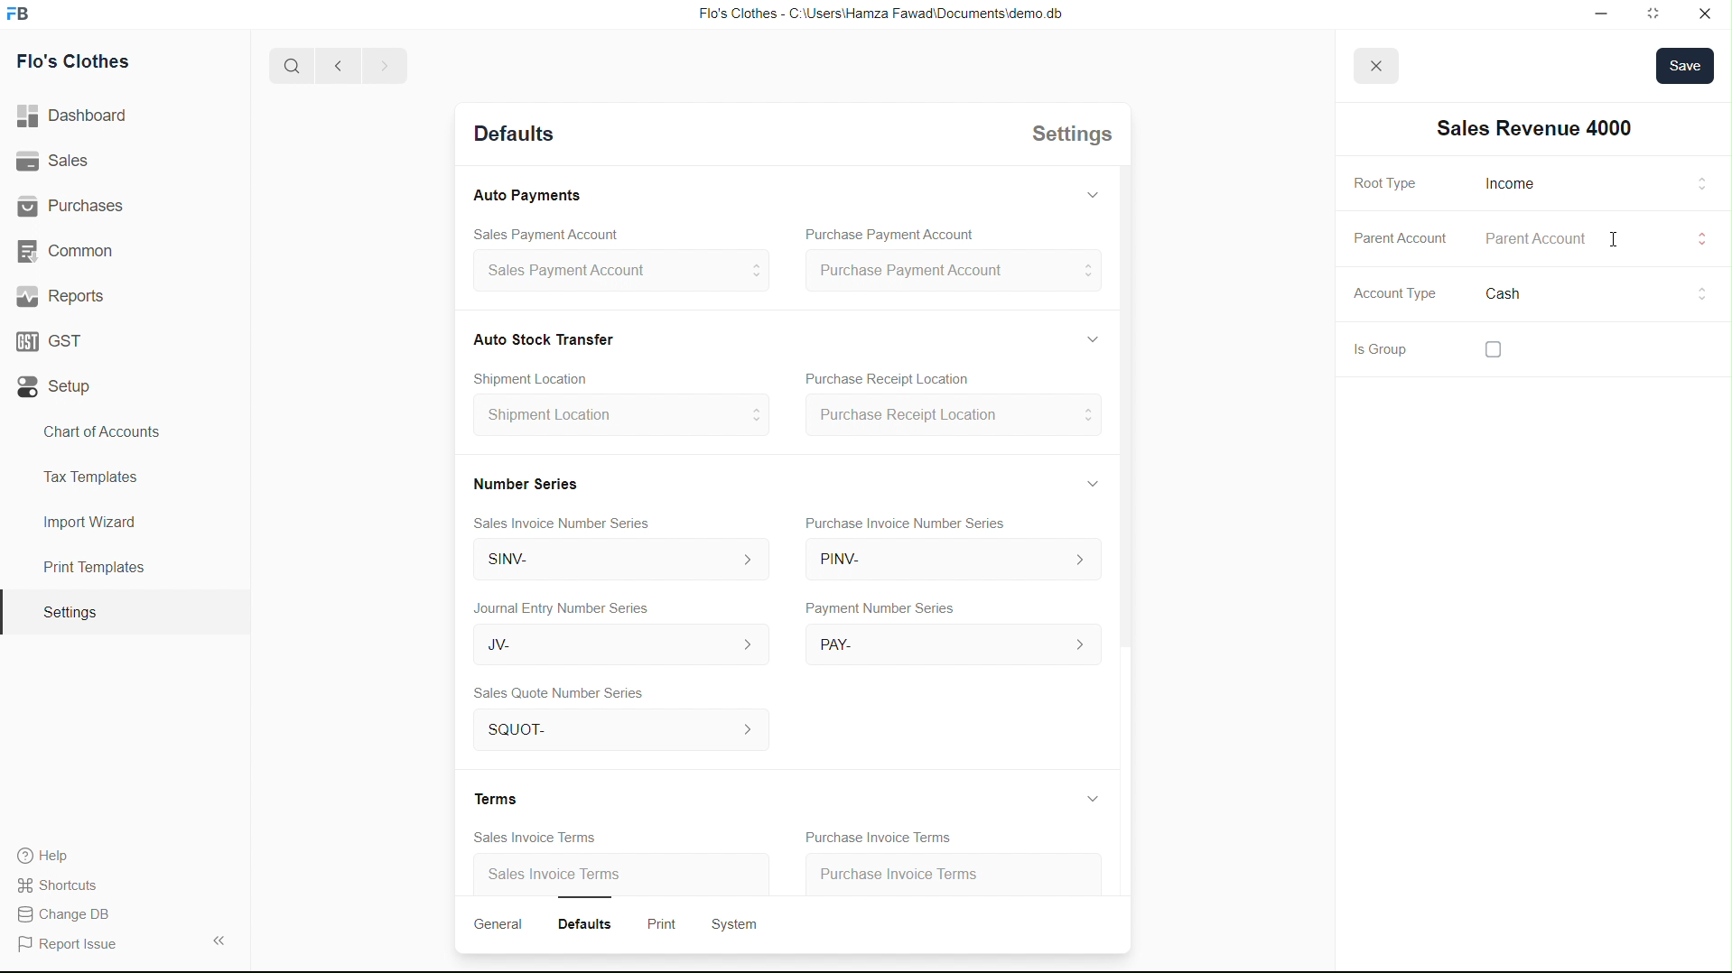 The image size is (1732, 973). What do you see at coordinates (523, 481) in the screenshot?
I see `Number Series` at bounding box center [523, 481].